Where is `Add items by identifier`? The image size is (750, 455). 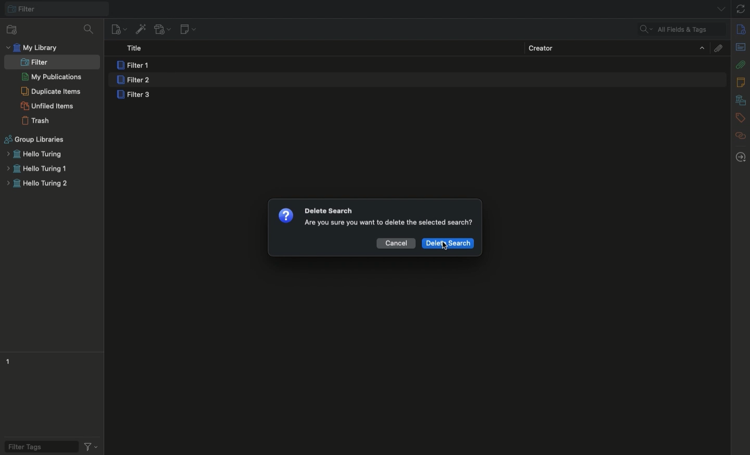
Add items by identifier is located at coordinates (140, 29).